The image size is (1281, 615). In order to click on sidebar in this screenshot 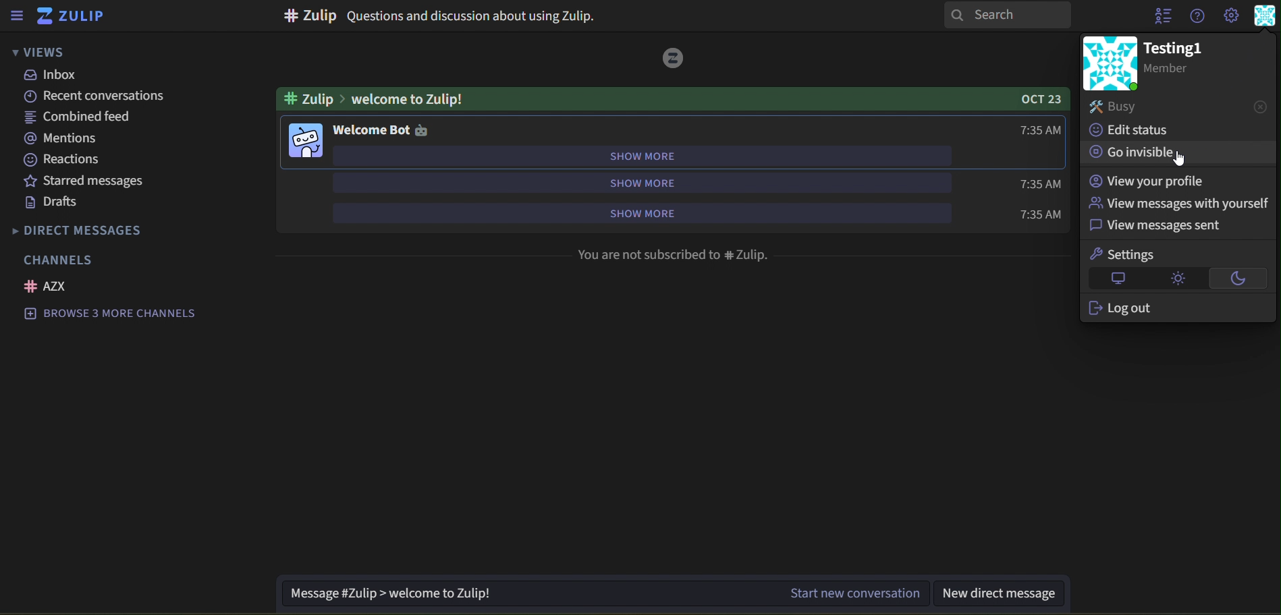, I will do `click(19, 16)`.